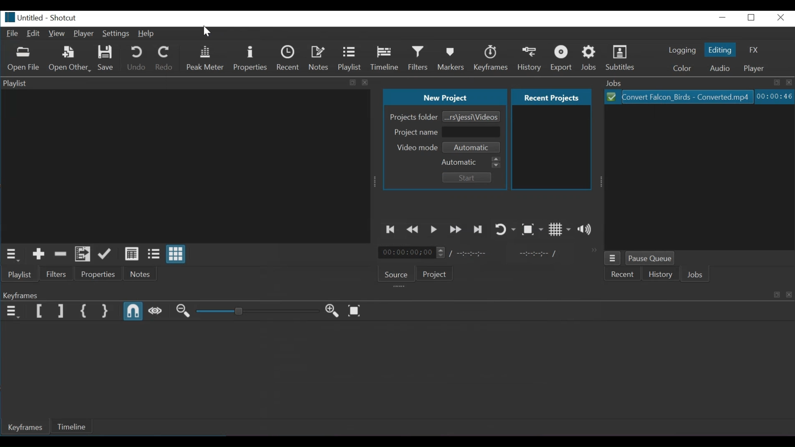 The width and height of the screenshot is (795, 447). Describe the element at coordinates (258, 312) in the screenshot. I see `Adjust Zoom Keyframe` at that location.